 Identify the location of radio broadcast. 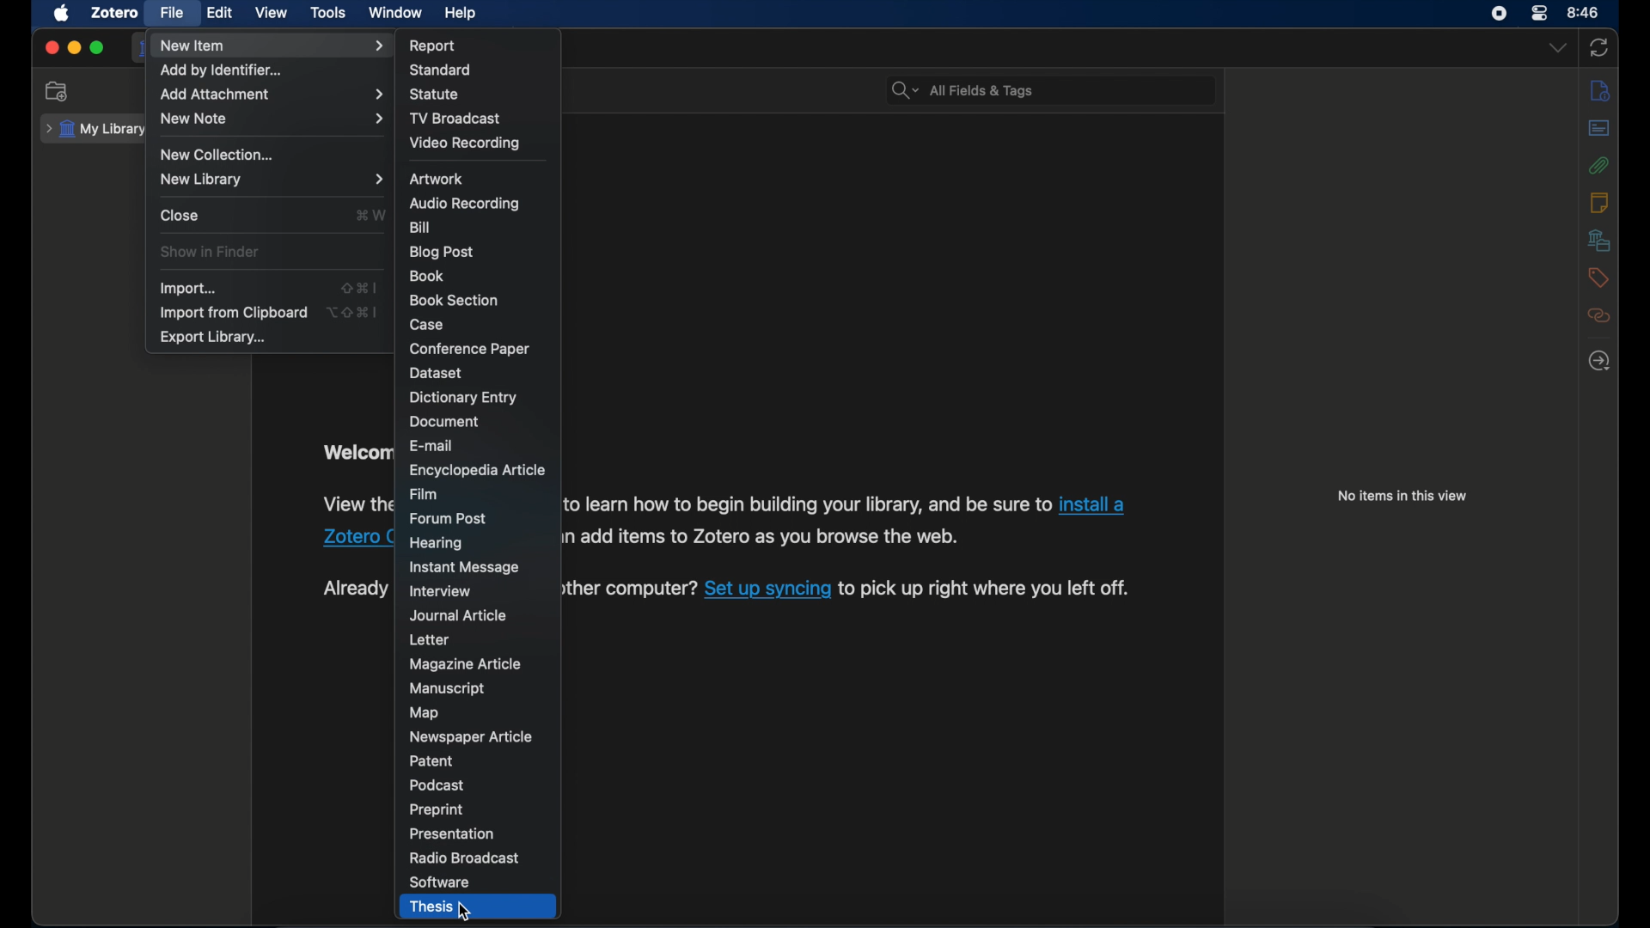
(464, 858).